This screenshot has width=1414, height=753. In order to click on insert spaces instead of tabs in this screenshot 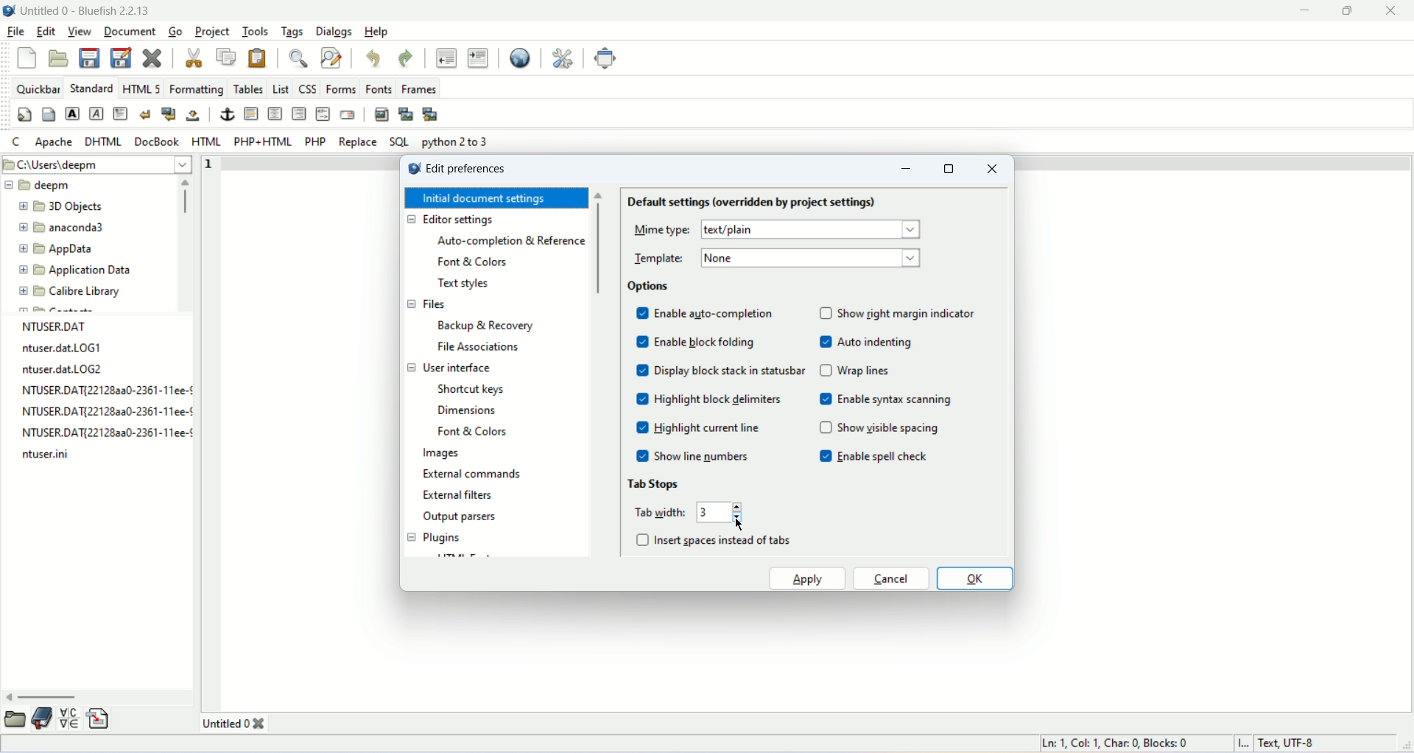, I will do `click(725, 542)`.